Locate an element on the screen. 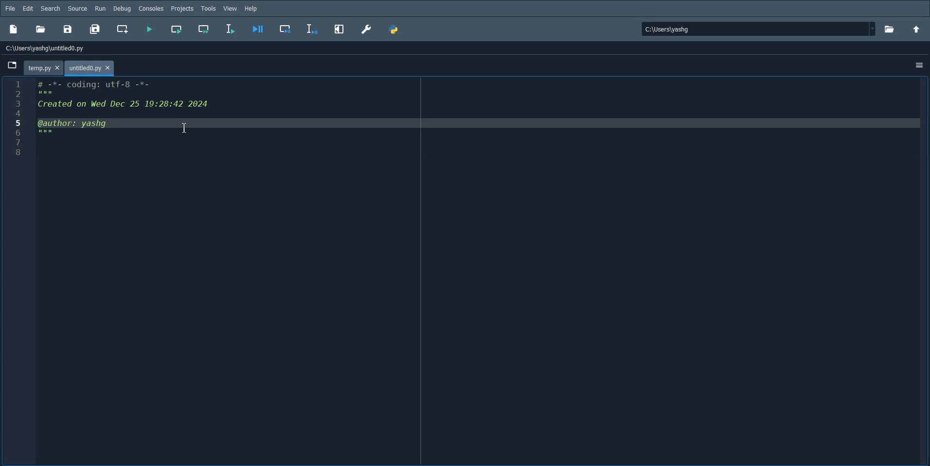 The height and width of the screenshot is (466, 930). File is located at coordinates (11, 9).